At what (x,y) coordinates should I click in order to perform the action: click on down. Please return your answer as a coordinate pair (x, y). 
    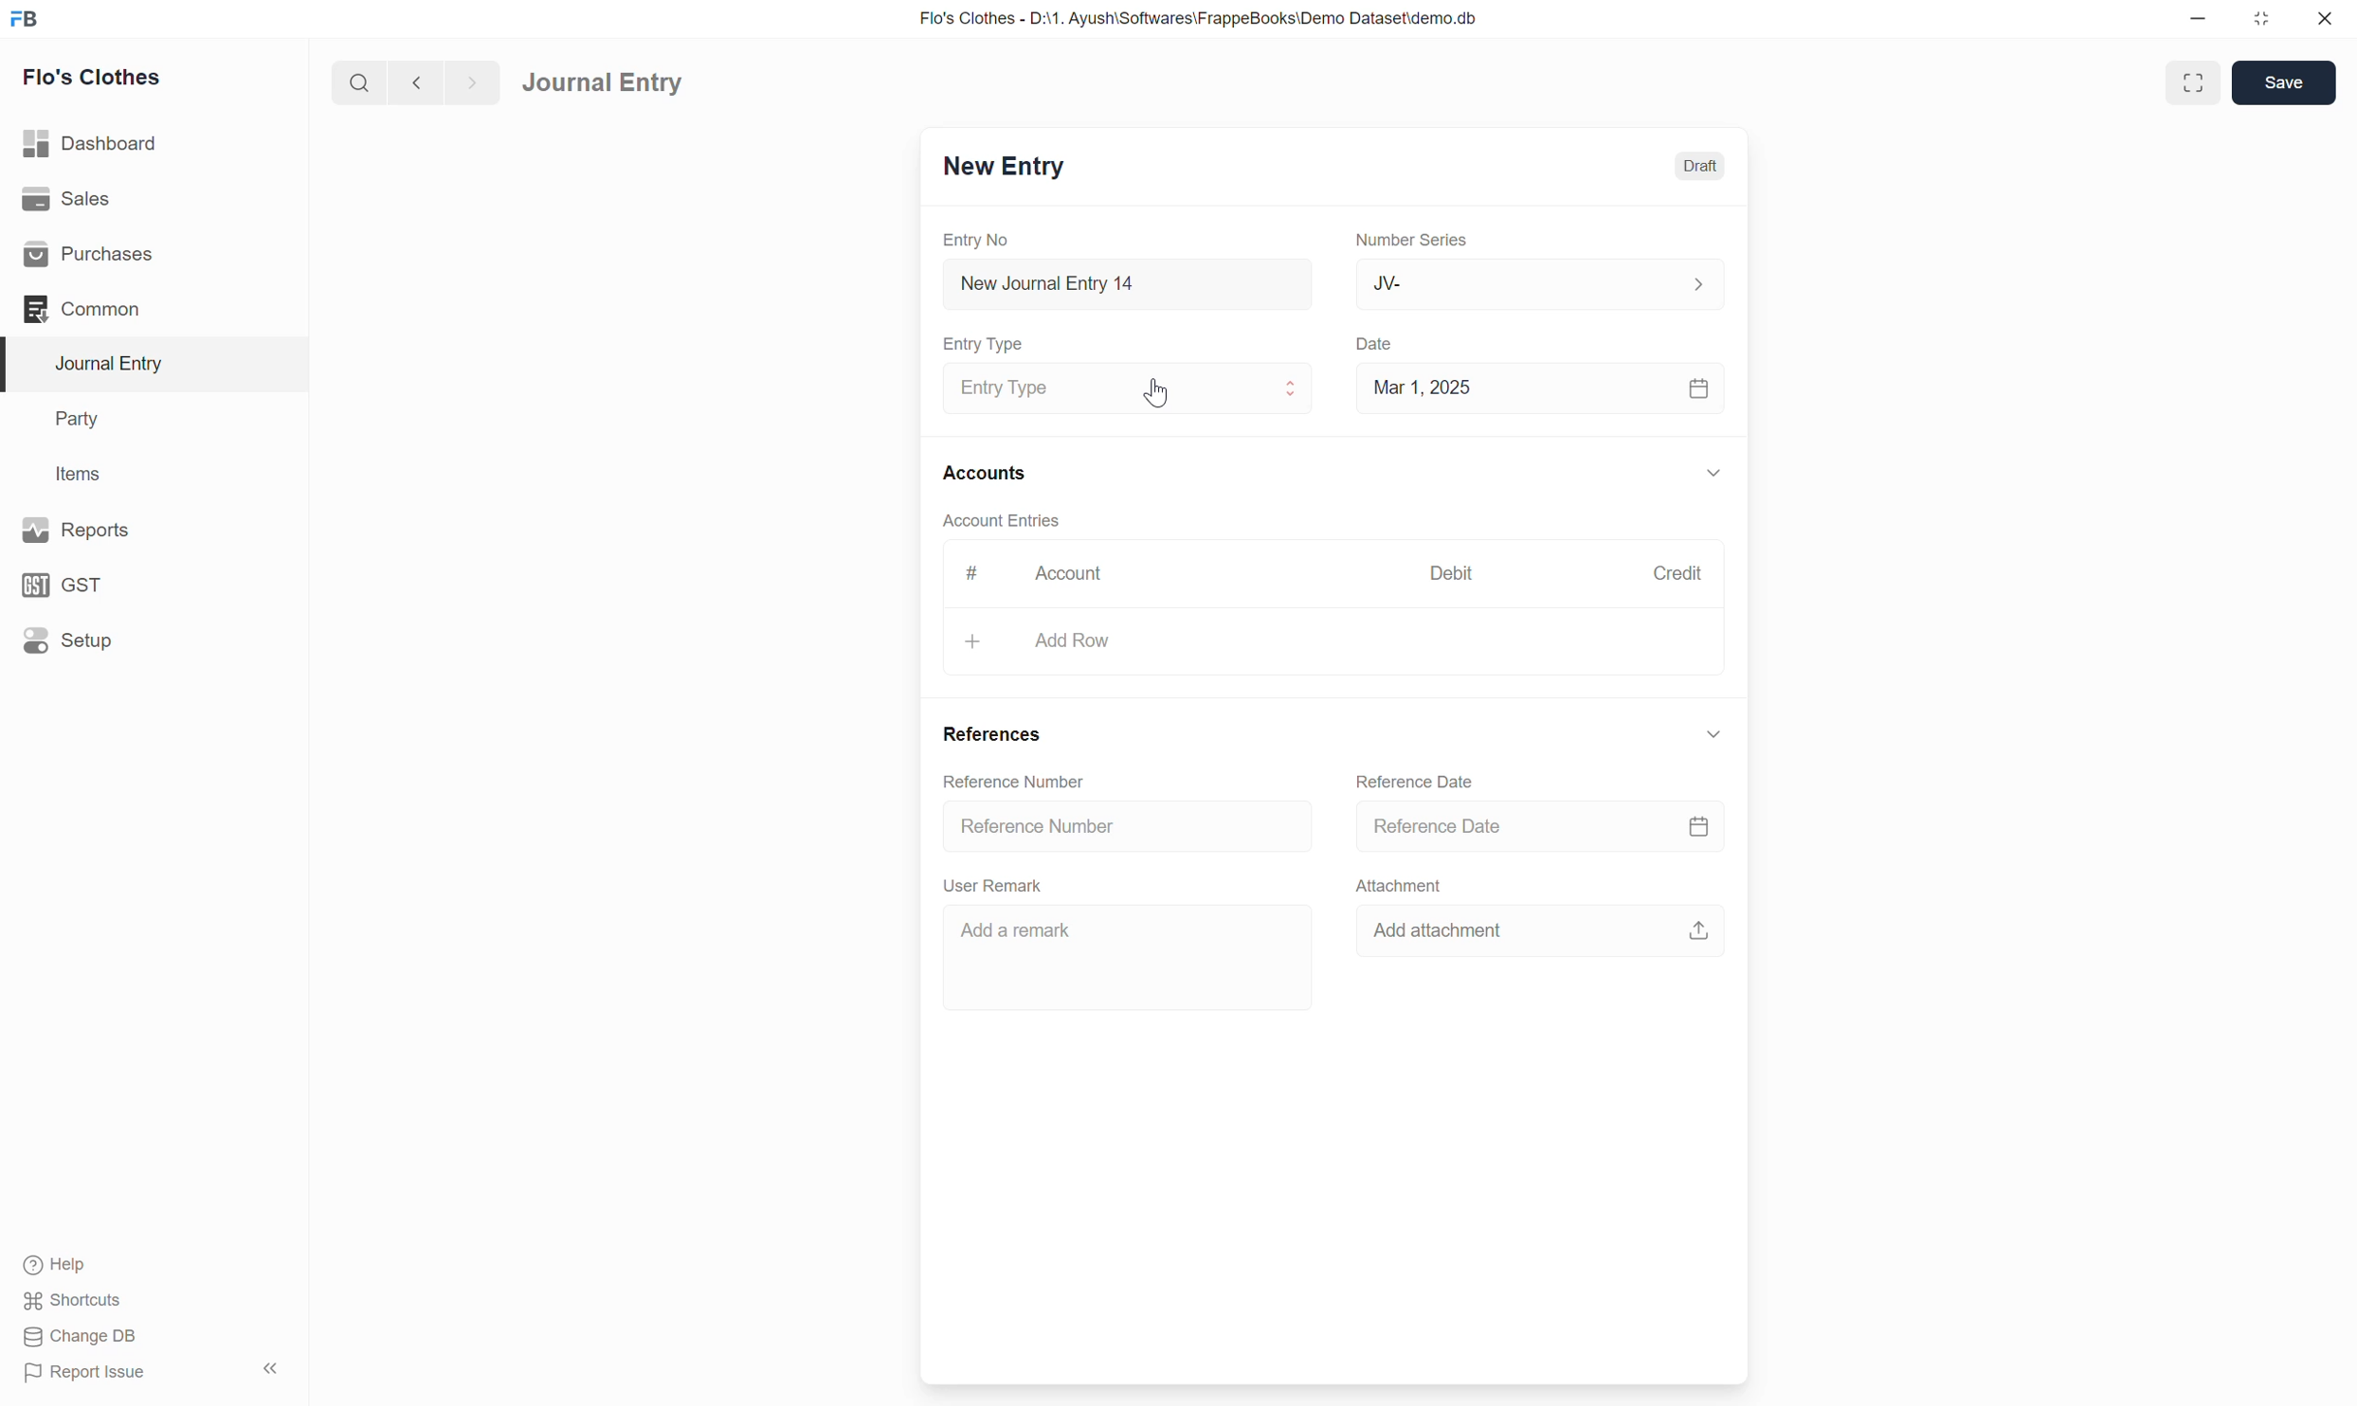
    Looking at the image, I should click on (1711, 476).